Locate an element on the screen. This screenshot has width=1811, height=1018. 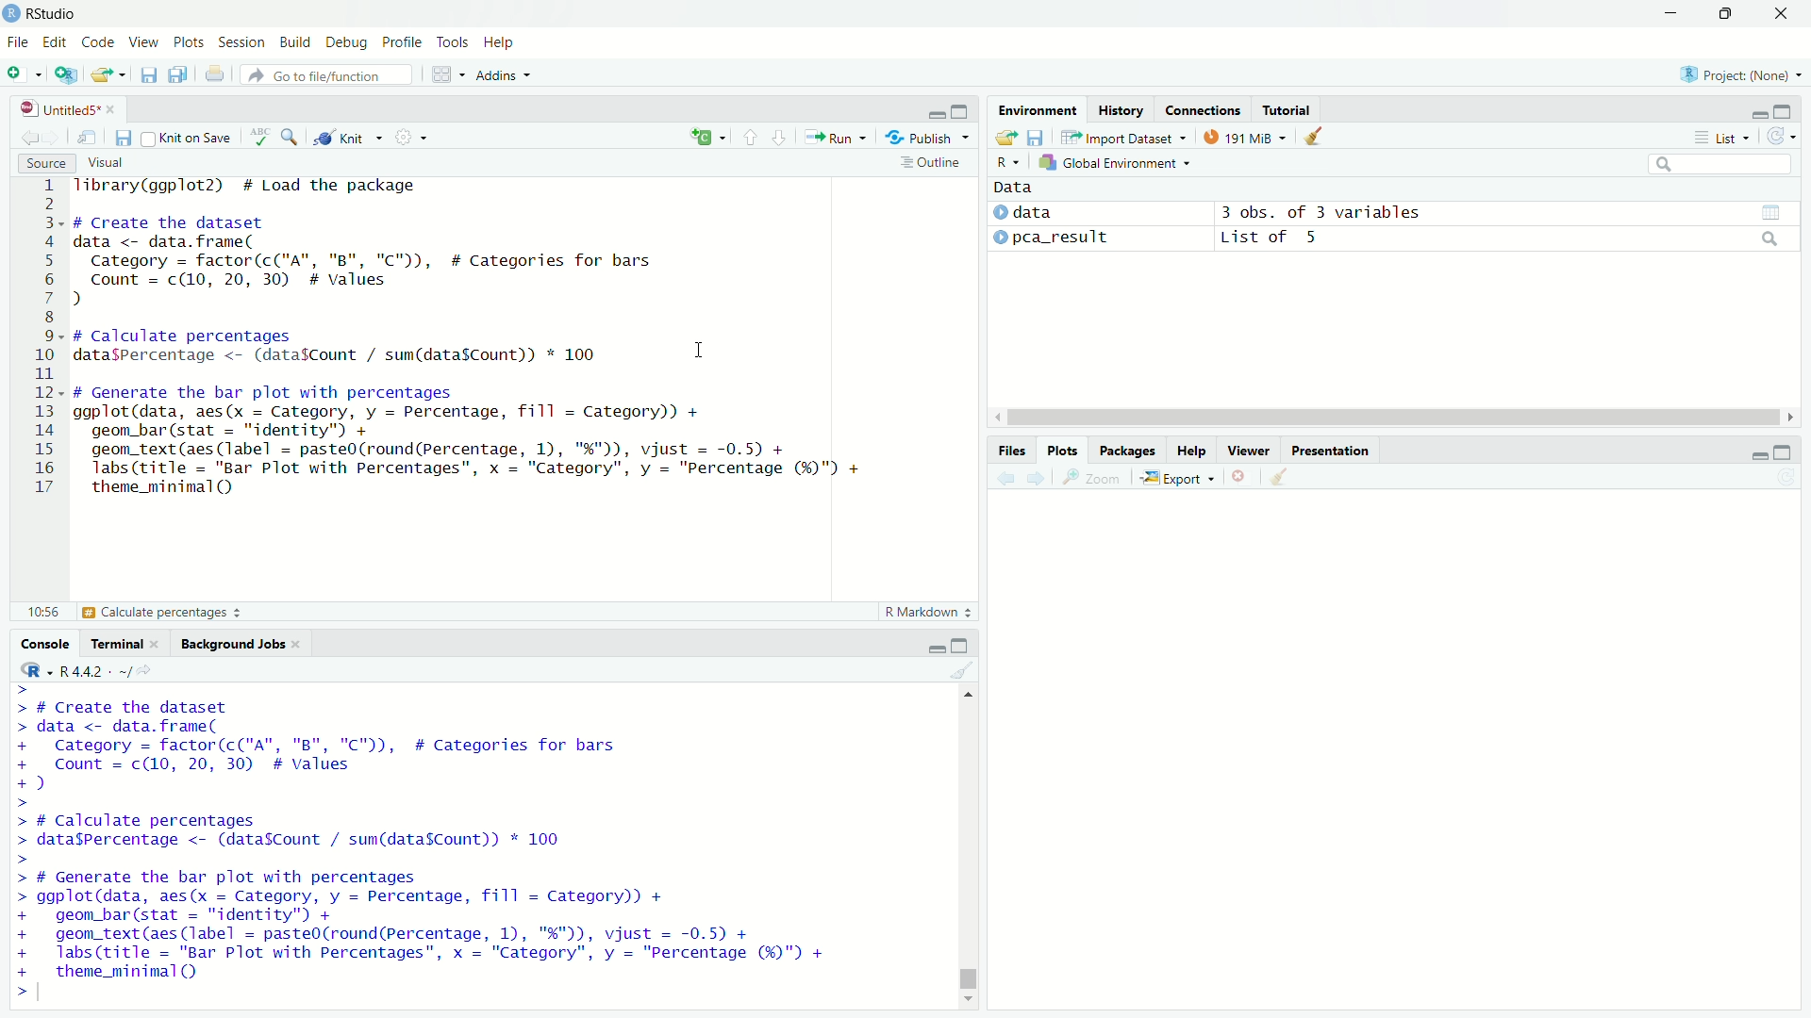
spelling check is located at coordinates (261, 137).